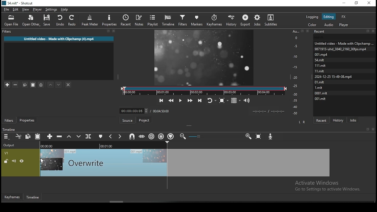 Image resolution: width=377 pixels, height=212 pixels. I want to click on history, so click(232, 20).